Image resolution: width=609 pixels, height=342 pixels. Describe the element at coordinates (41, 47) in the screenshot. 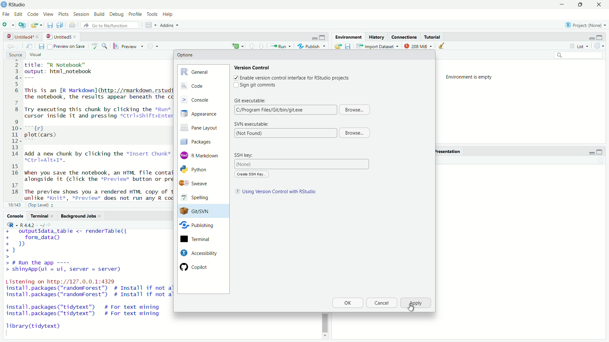

I see `save` at that location.